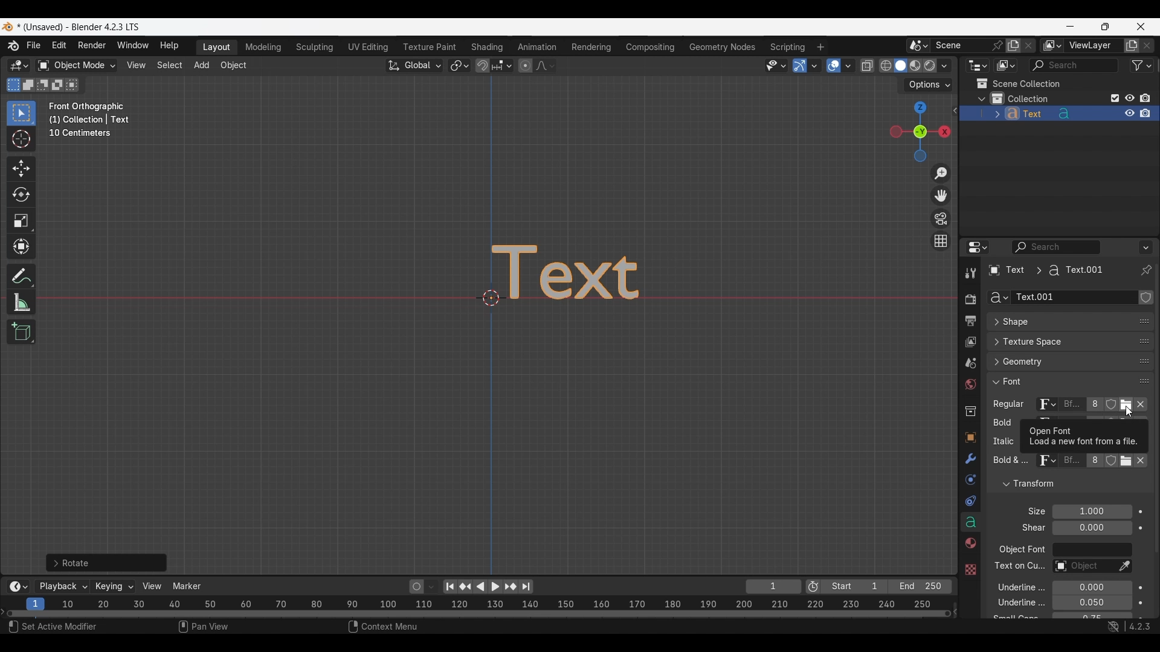 The height and width of the screenshot is (652, 1160). What do you see at coordinates (970, 299) in the screenshot?
I see `Render` at bounding box center [970, 299].